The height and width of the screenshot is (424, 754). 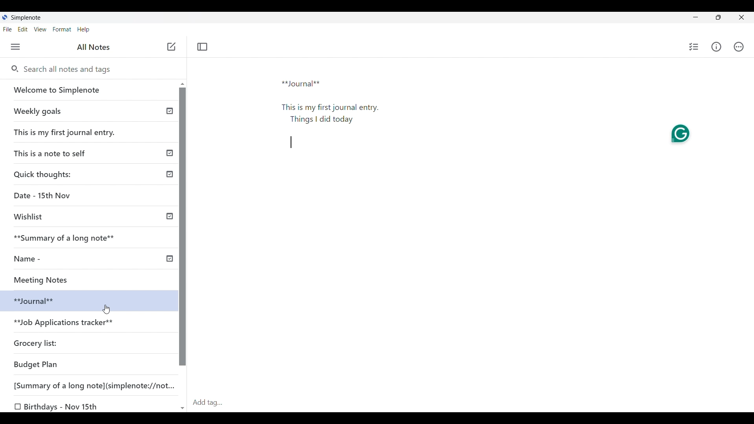 What do you see at coordinates (88, 300) in the screenshot?
I see `selected note` at bounding box center [88, 300].